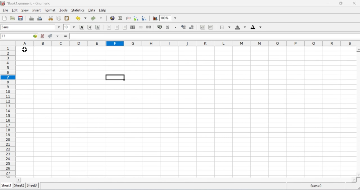 Image resolution: width=360 pixels, height=190 pixels. Describe the element at coordinates (121, 19) in the screenshot. I see `Sum into the current cell` at that location.